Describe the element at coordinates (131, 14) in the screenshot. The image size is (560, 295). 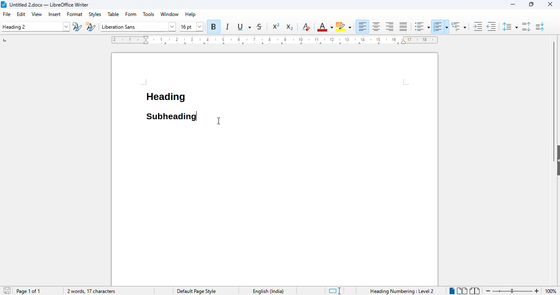
I see `form` at that location.